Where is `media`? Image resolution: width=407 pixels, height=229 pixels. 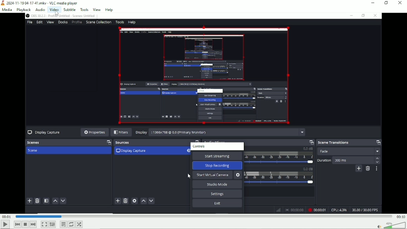 media is located at coordinates (8, 10).